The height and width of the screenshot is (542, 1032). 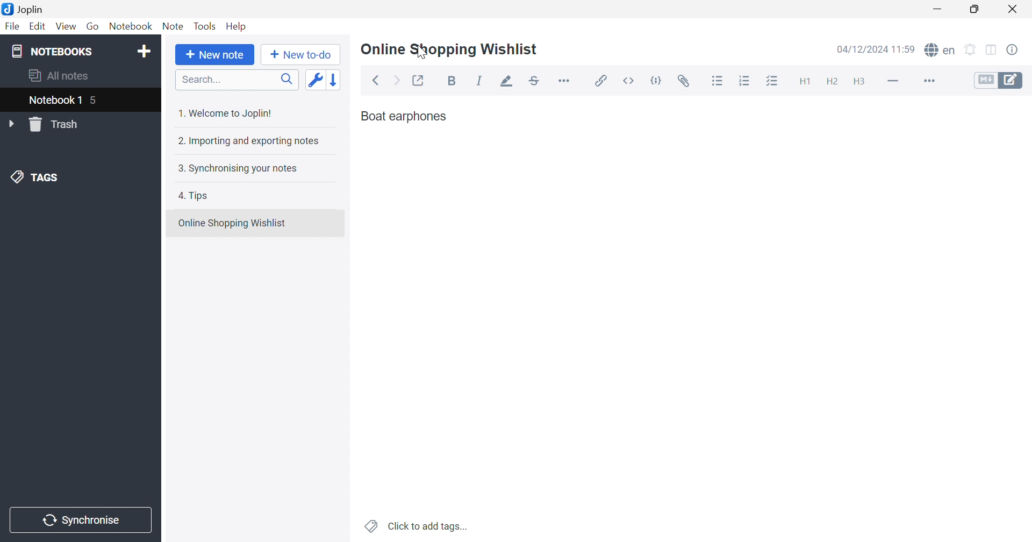 What do you see at coordinates (718, 82) in the screenshot?
I see `Bulleted list` at bounding box center [718, 82].